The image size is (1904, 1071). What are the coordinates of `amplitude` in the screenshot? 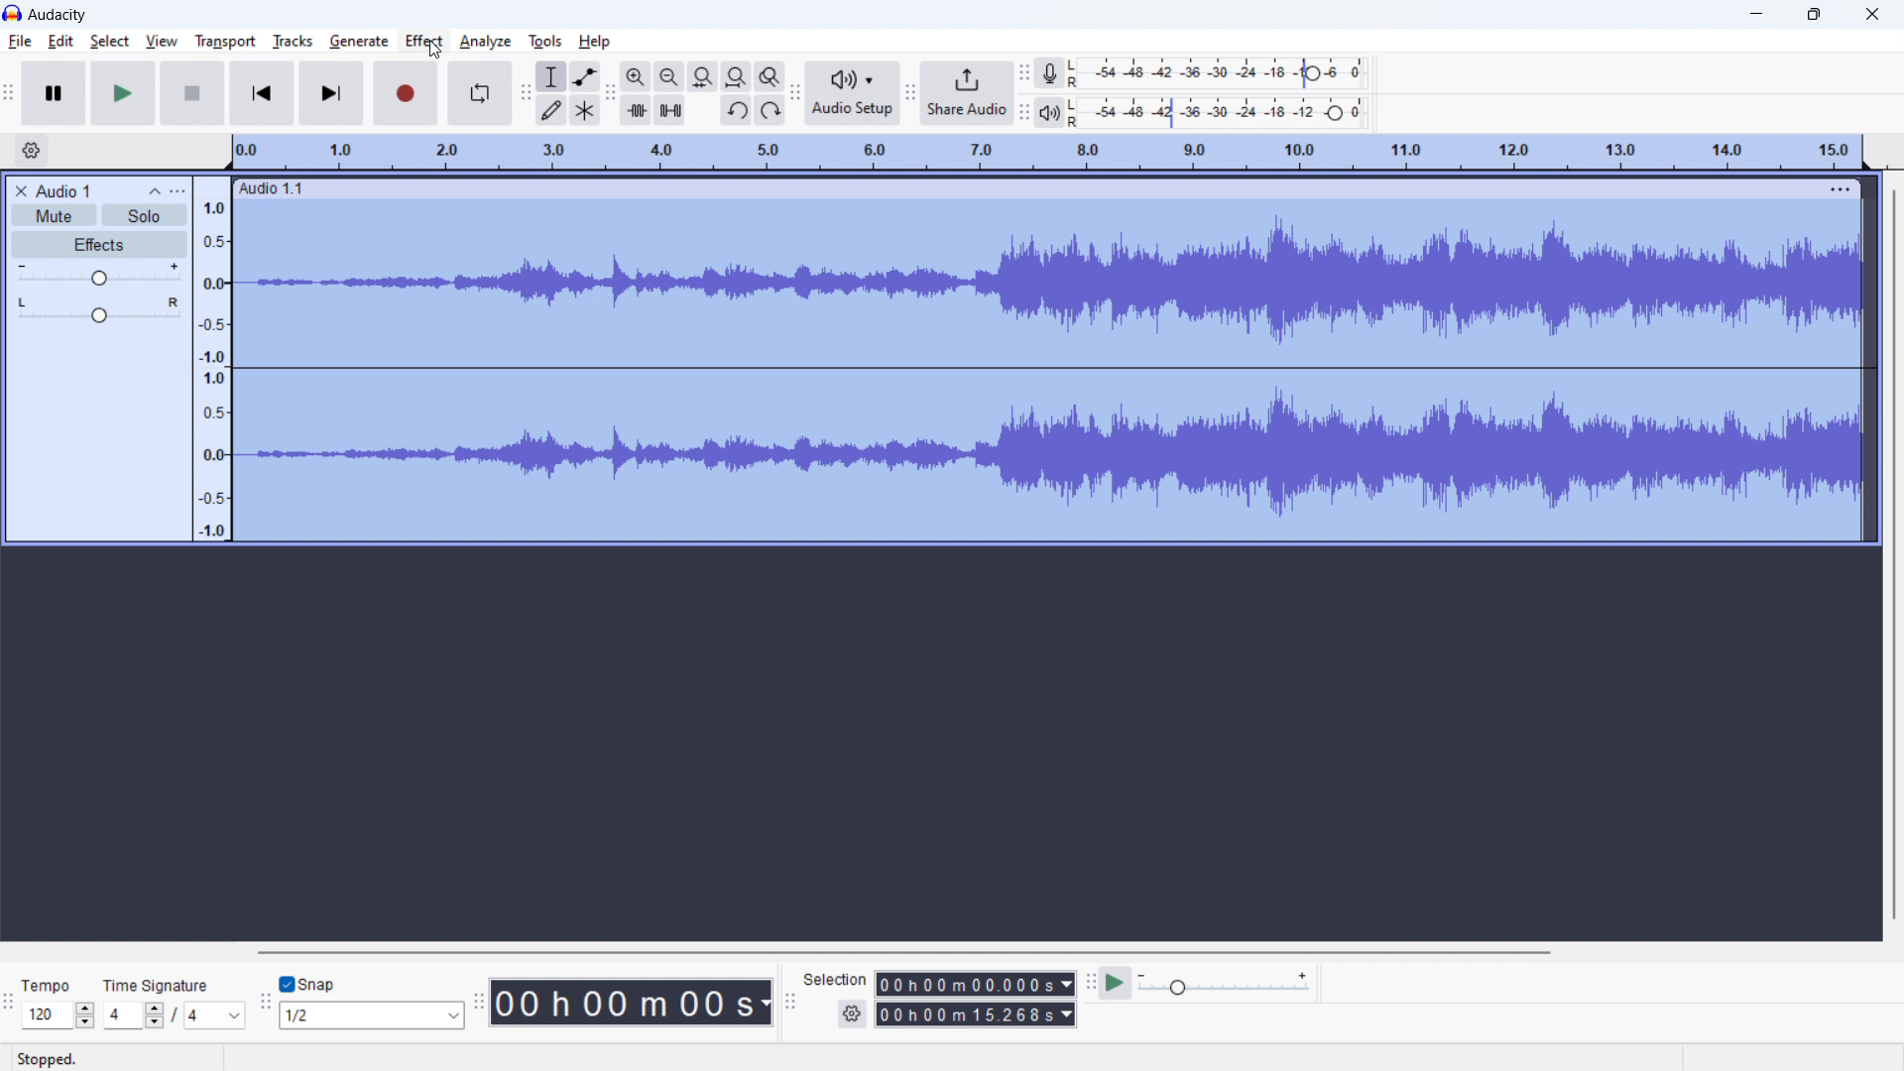 It's located at (212, 357).